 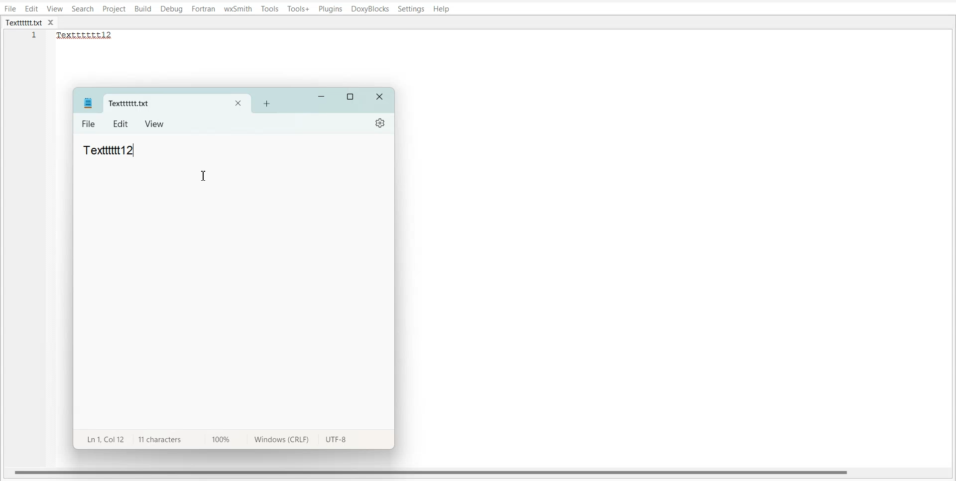 What do you see at coordinates (31, 8) in the screenshot?
I see `Edit` at bounding box center [31, 8].